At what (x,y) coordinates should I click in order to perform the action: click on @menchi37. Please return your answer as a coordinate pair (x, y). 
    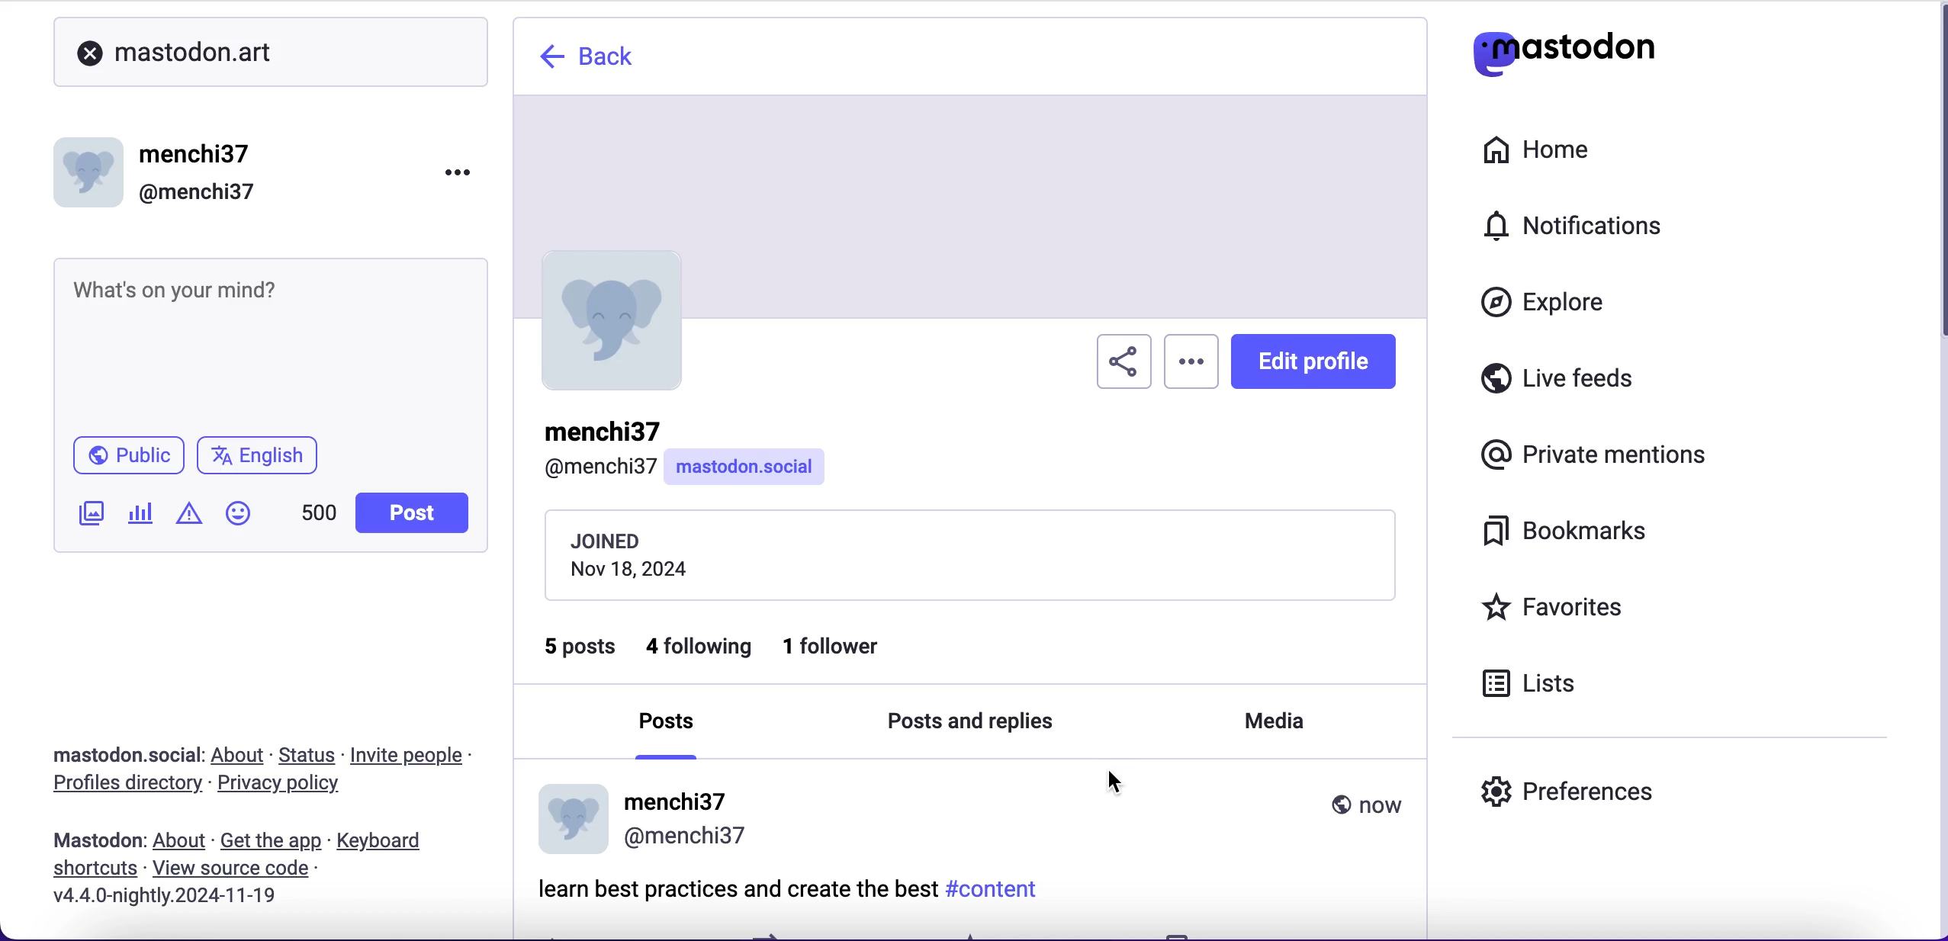
    Looking at the image, I should click on (198, 193).